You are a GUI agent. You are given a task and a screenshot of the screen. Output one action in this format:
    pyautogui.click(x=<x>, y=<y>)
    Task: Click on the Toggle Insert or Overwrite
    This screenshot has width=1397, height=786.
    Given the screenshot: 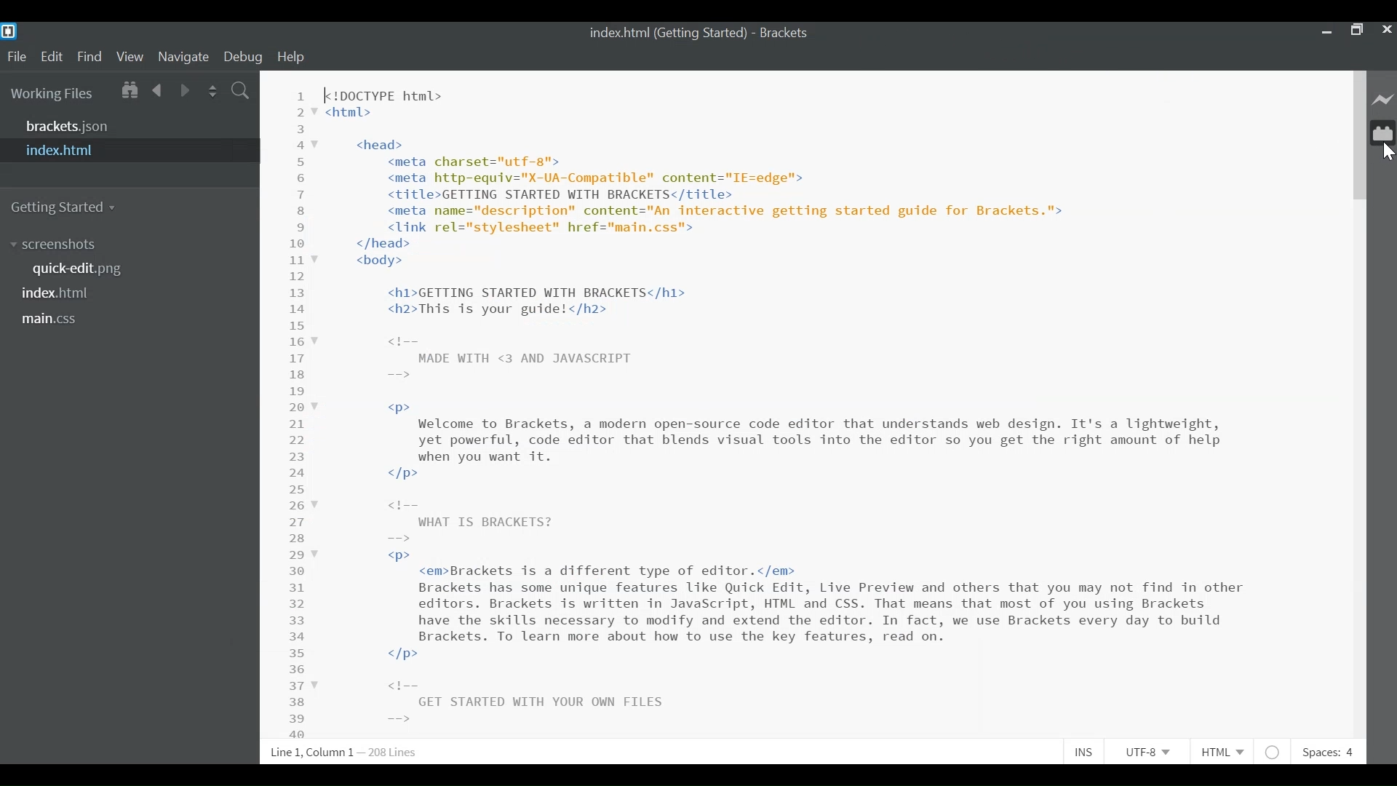 What is the action you would take?
    pyautogui.click(x=1085, y=751)
    